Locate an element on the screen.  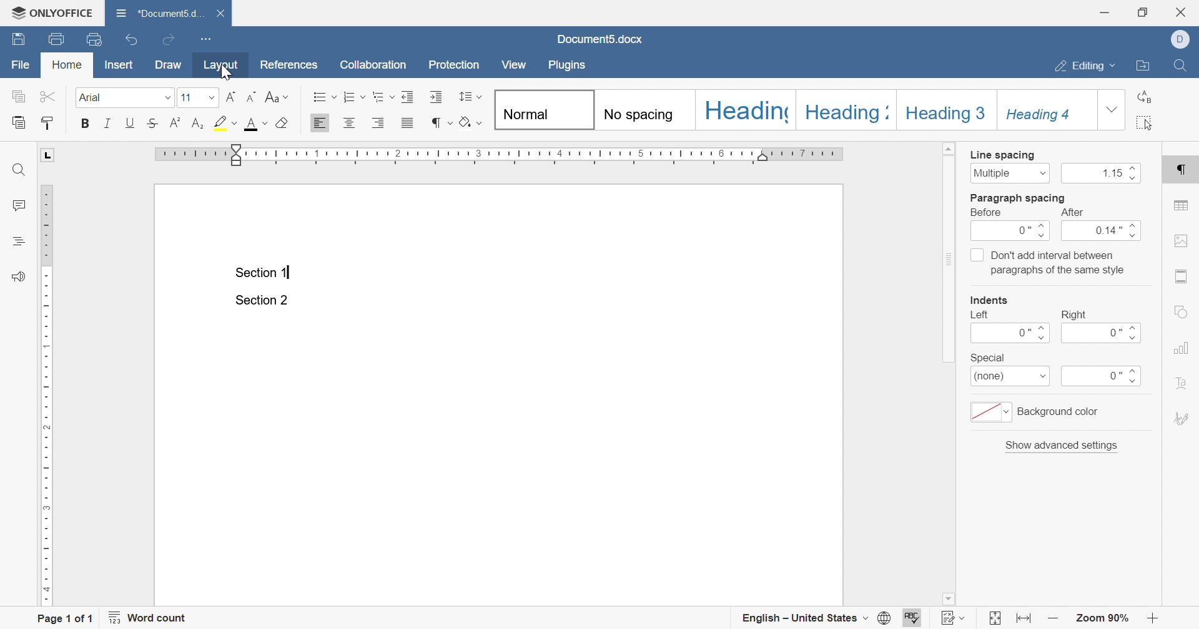
copy is located at coordinates (17, 96).